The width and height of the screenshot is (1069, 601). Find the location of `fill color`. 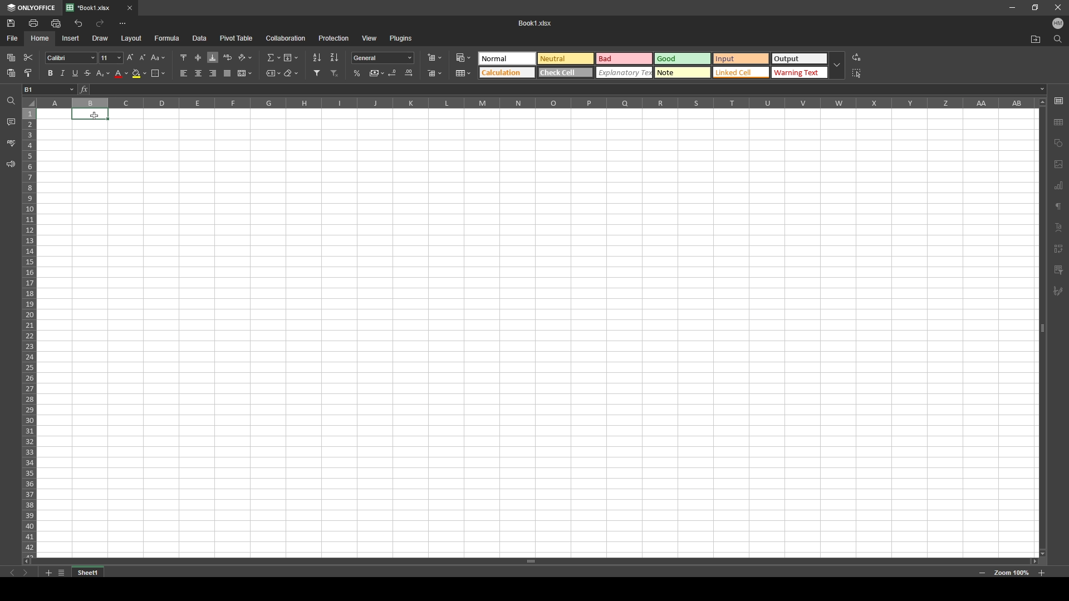

fill color is located at coordinates (139, 73).